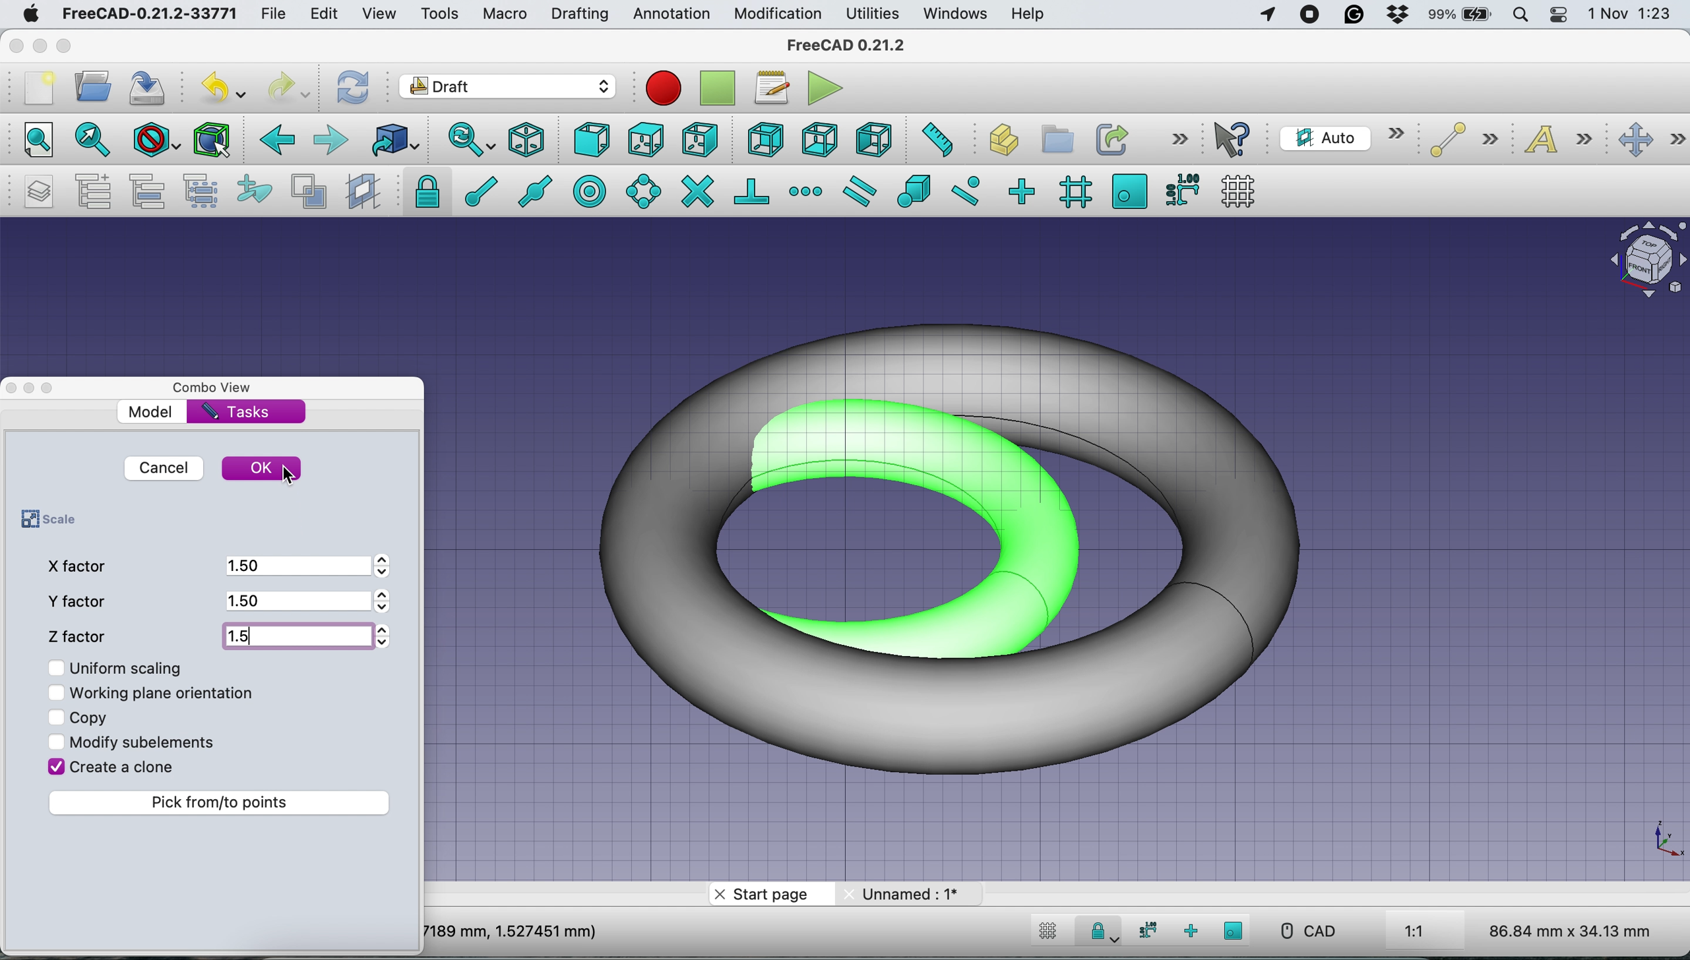  Describe the element at coordinates (863, 191) in the screenshot. I see `snap parallel` at that location.